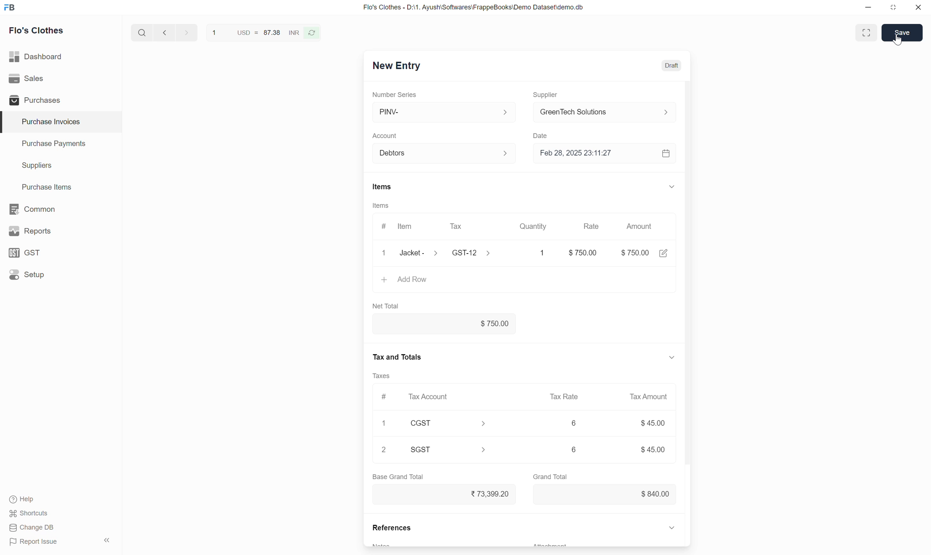  Describe the element at coordinates (254, 33) in the screenshot. I see `1 USD = 87.38 INR` at that location.